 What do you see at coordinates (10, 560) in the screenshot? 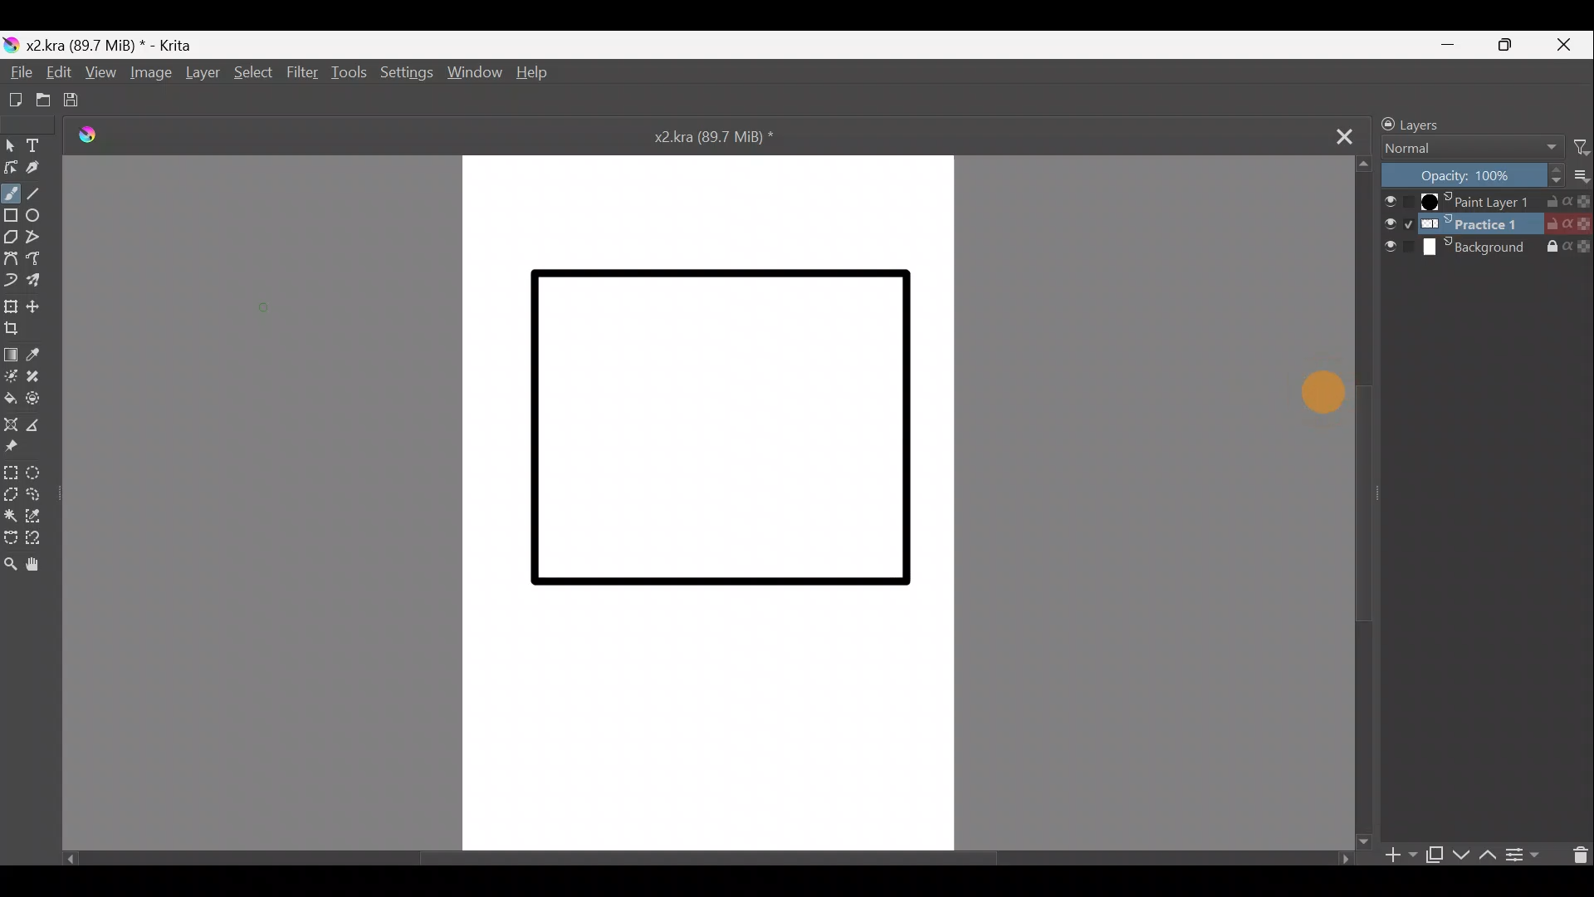
I see `Zoom tool` at bounding box center [10, 560].